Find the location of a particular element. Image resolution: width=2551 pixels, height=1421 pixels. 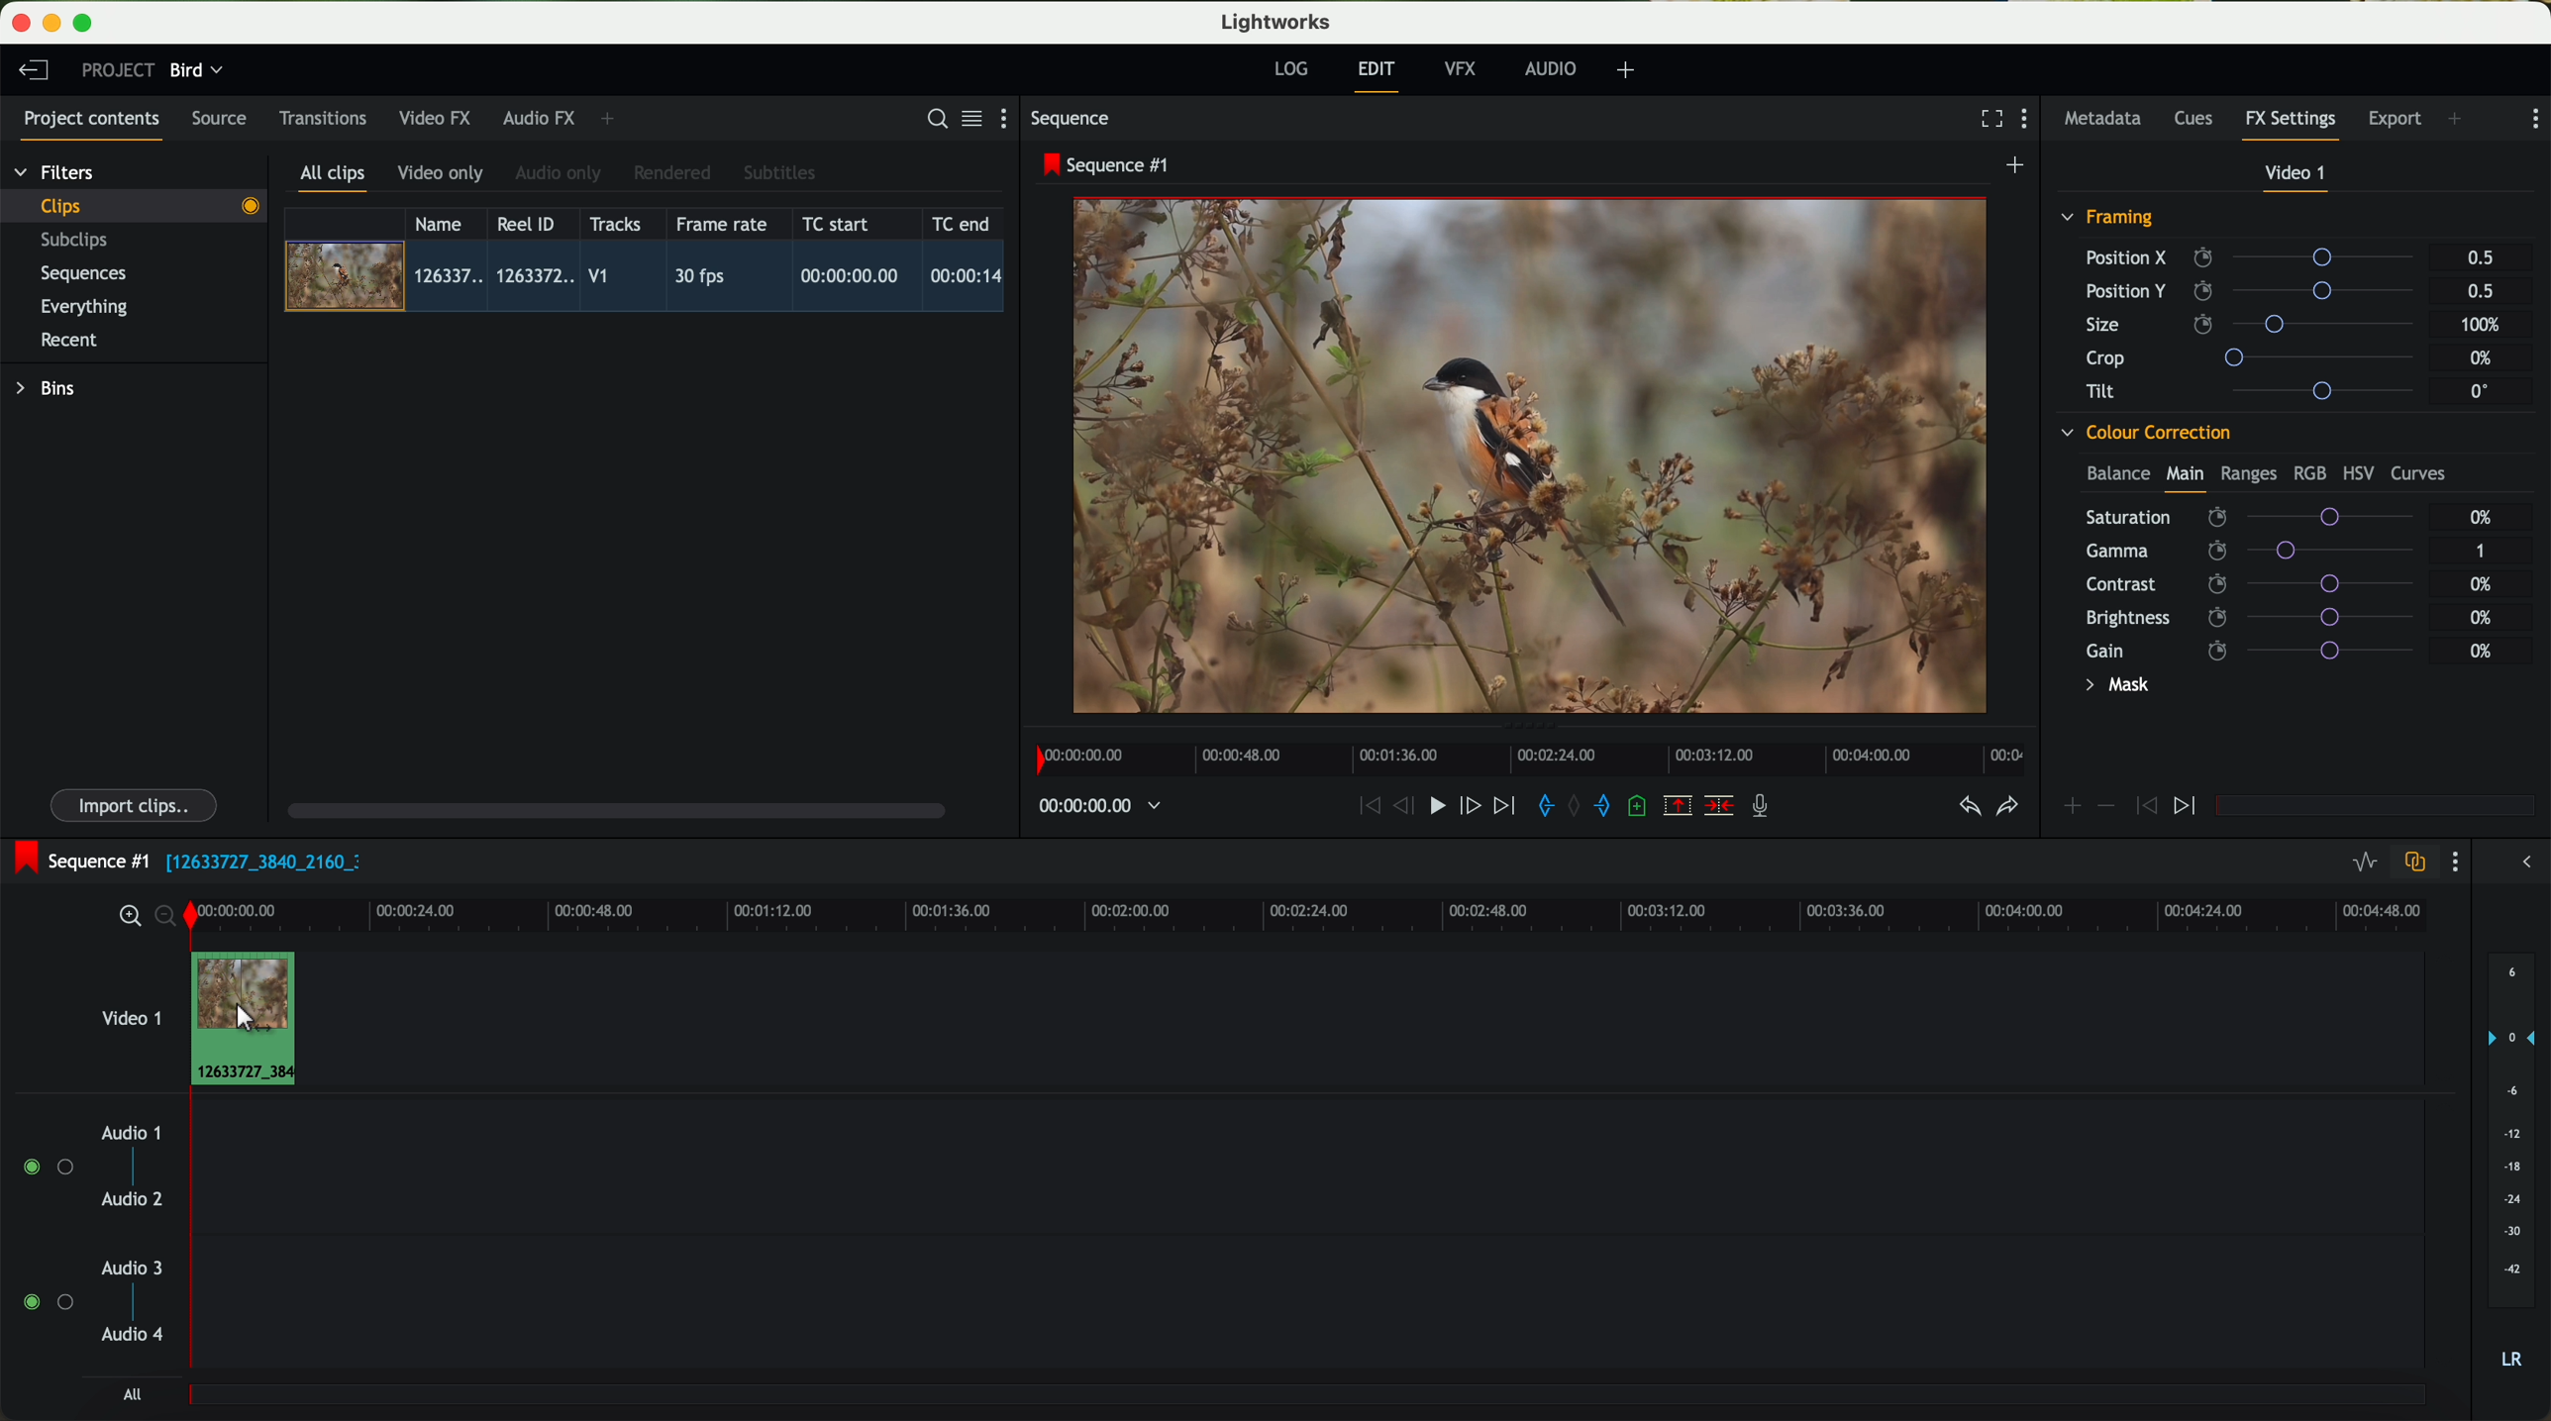

rewind is located at coordinates (1368, 807).